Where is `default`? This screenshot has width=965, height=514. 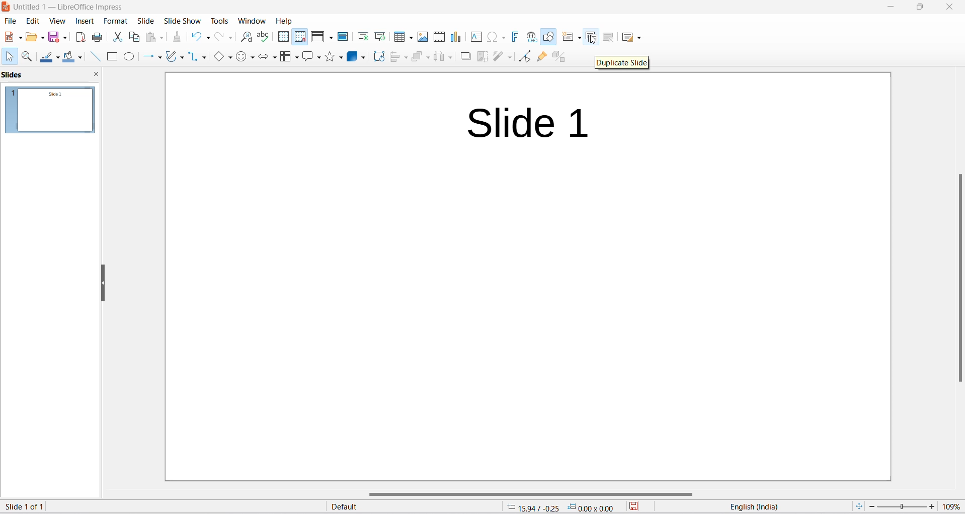
default is located at coordinates (372, 508).